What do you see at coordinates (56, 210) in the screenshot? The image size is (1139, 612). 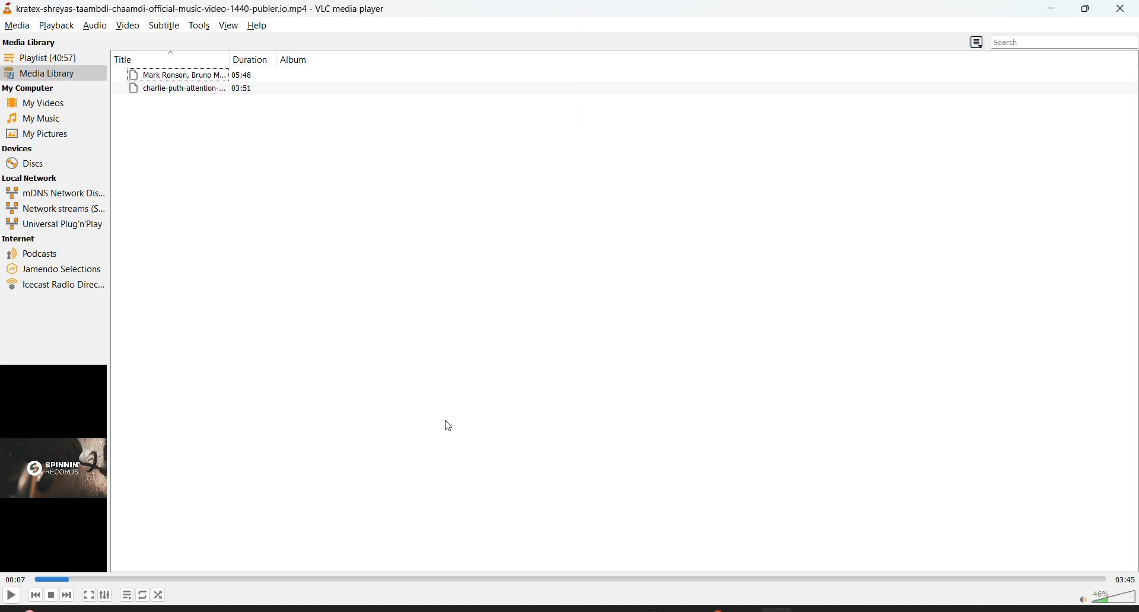 I see `network streams` at bounding box center [56, 210].